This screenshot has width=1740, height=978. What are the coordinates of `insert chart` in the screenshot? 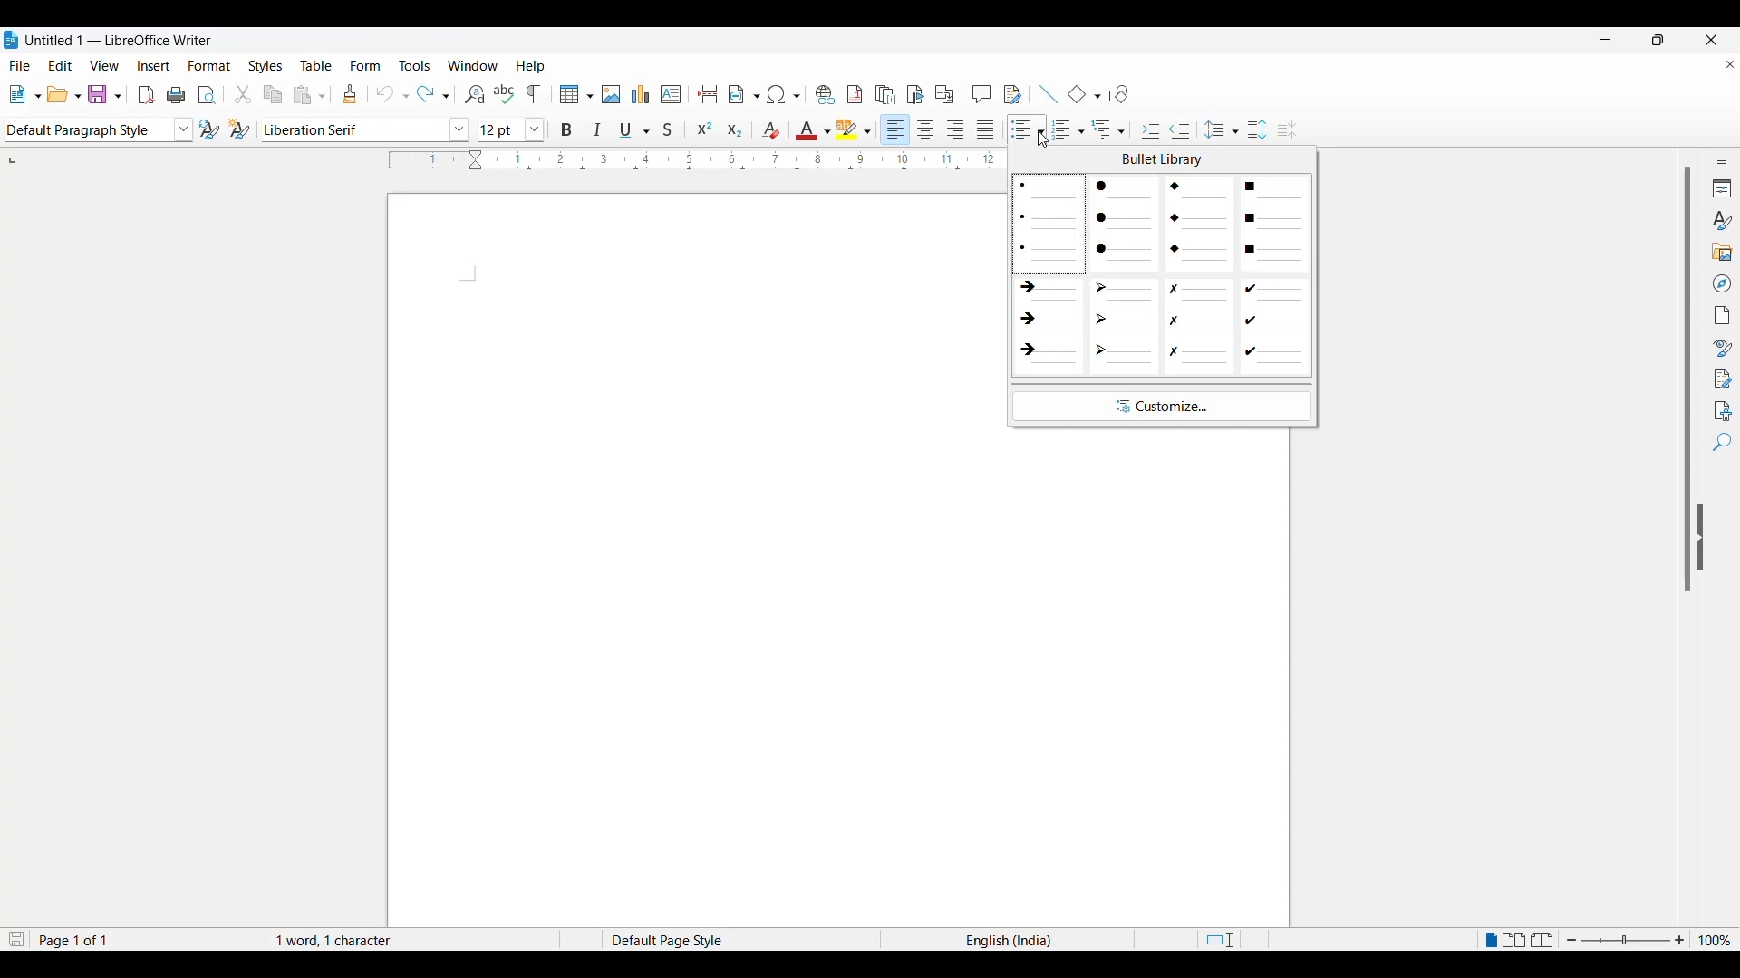 It's located at (642, 92).